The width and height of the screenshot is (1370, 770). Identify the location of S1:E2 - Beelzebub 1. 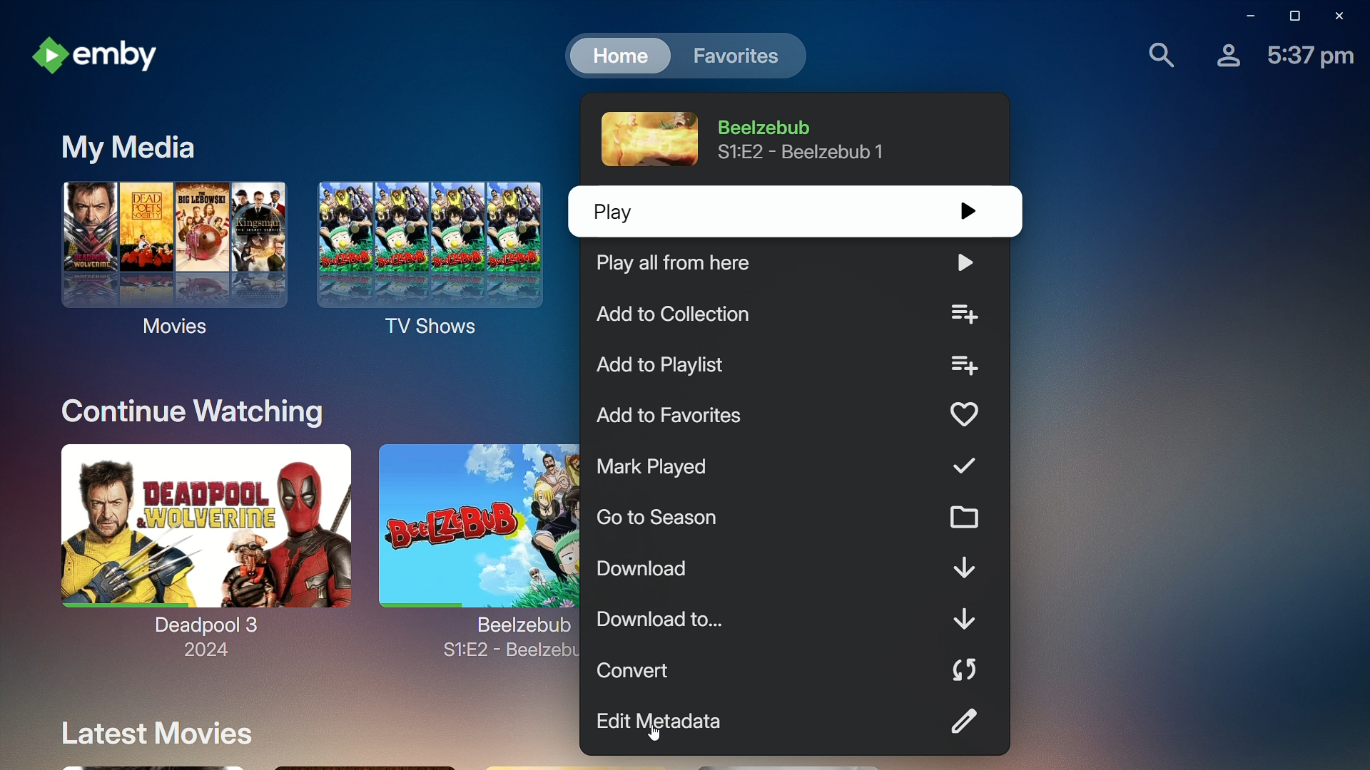
(501, 657).